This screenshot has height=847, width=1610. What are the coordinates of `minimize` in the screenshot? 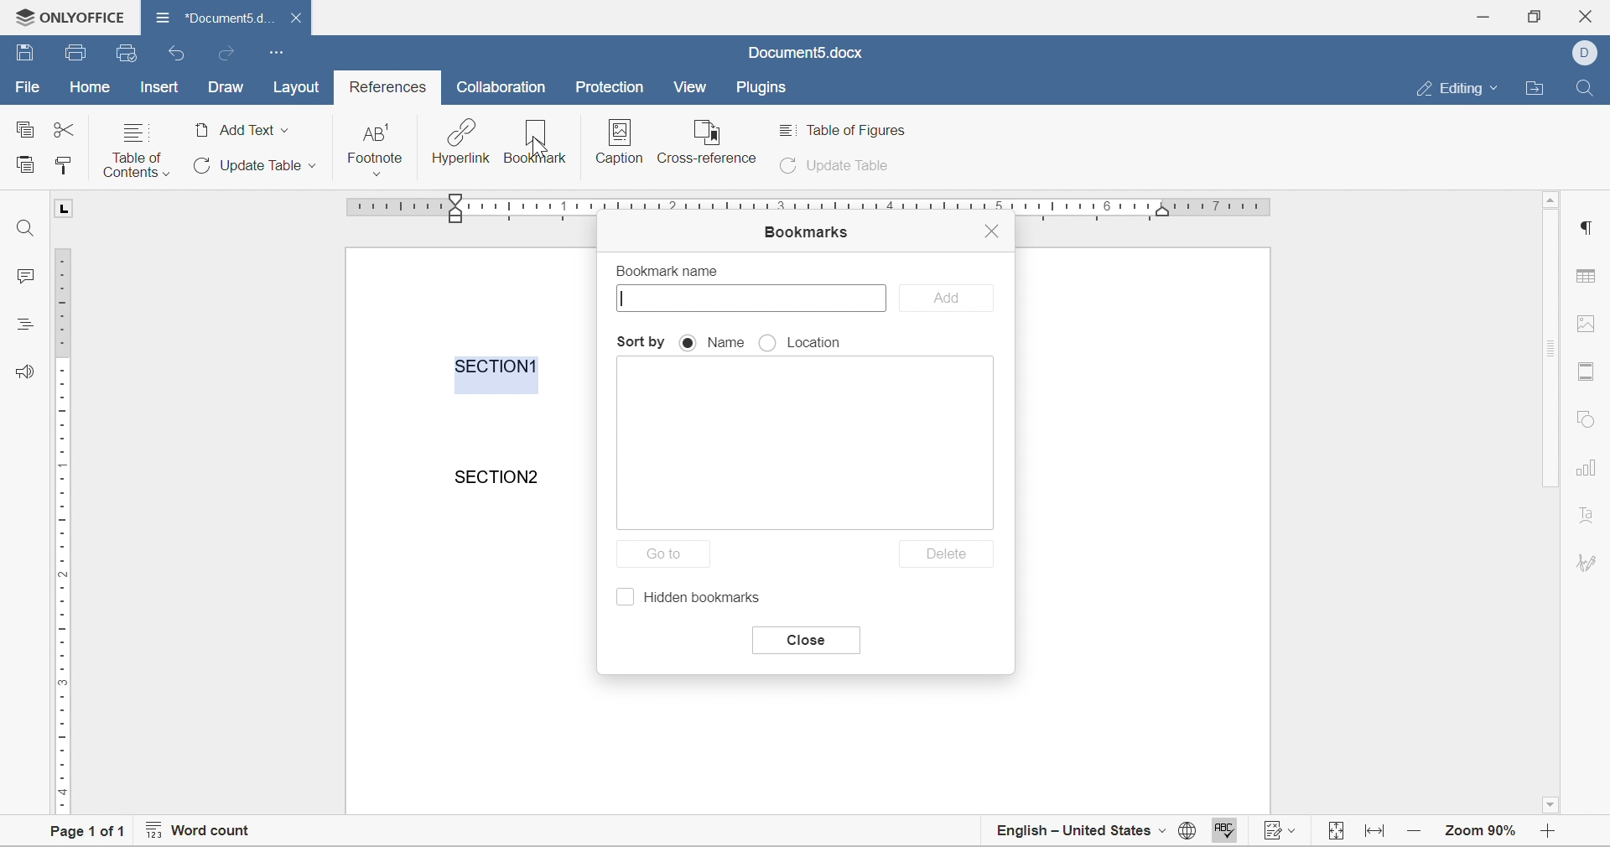 It's located at (1487, 14).